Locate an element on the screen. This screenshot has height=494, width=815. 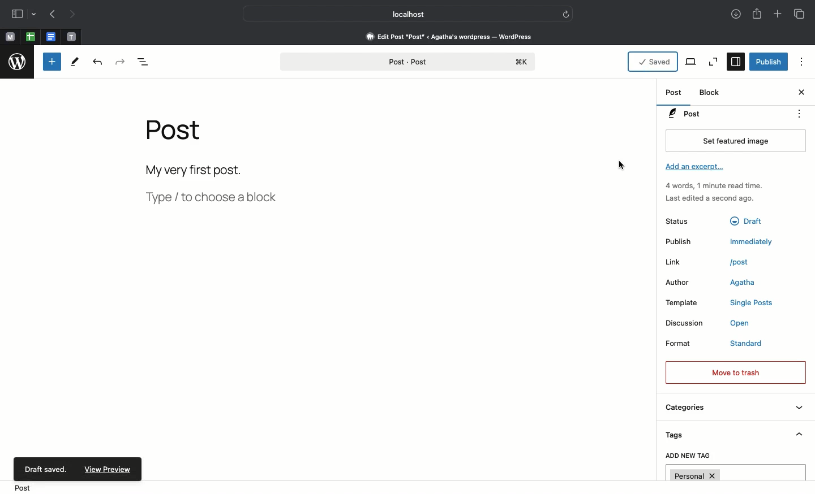
immediately  is located at coordinates (746, 242).